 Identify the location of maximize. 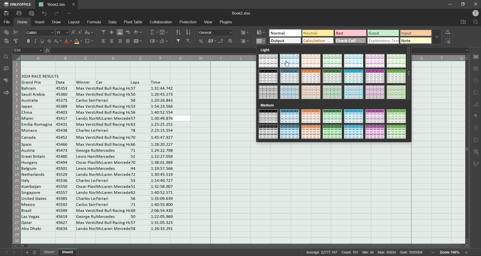
(464, 4).